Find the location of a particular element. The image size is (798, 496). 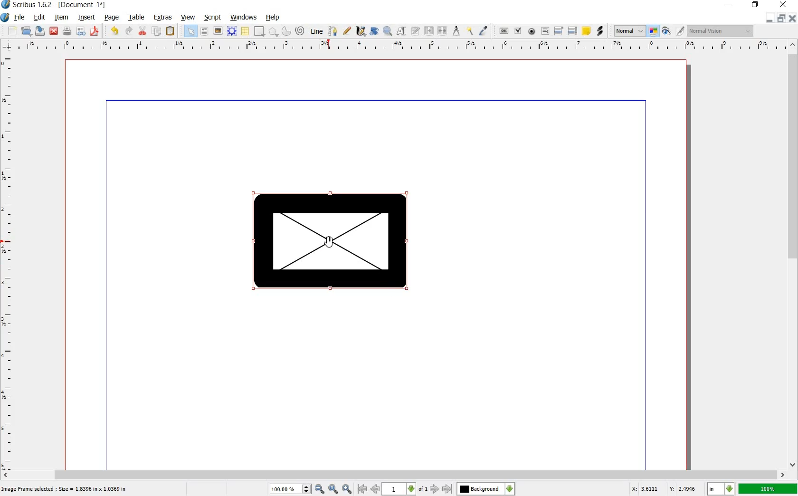

FRAME and shape is located at coordinates (330, 238).